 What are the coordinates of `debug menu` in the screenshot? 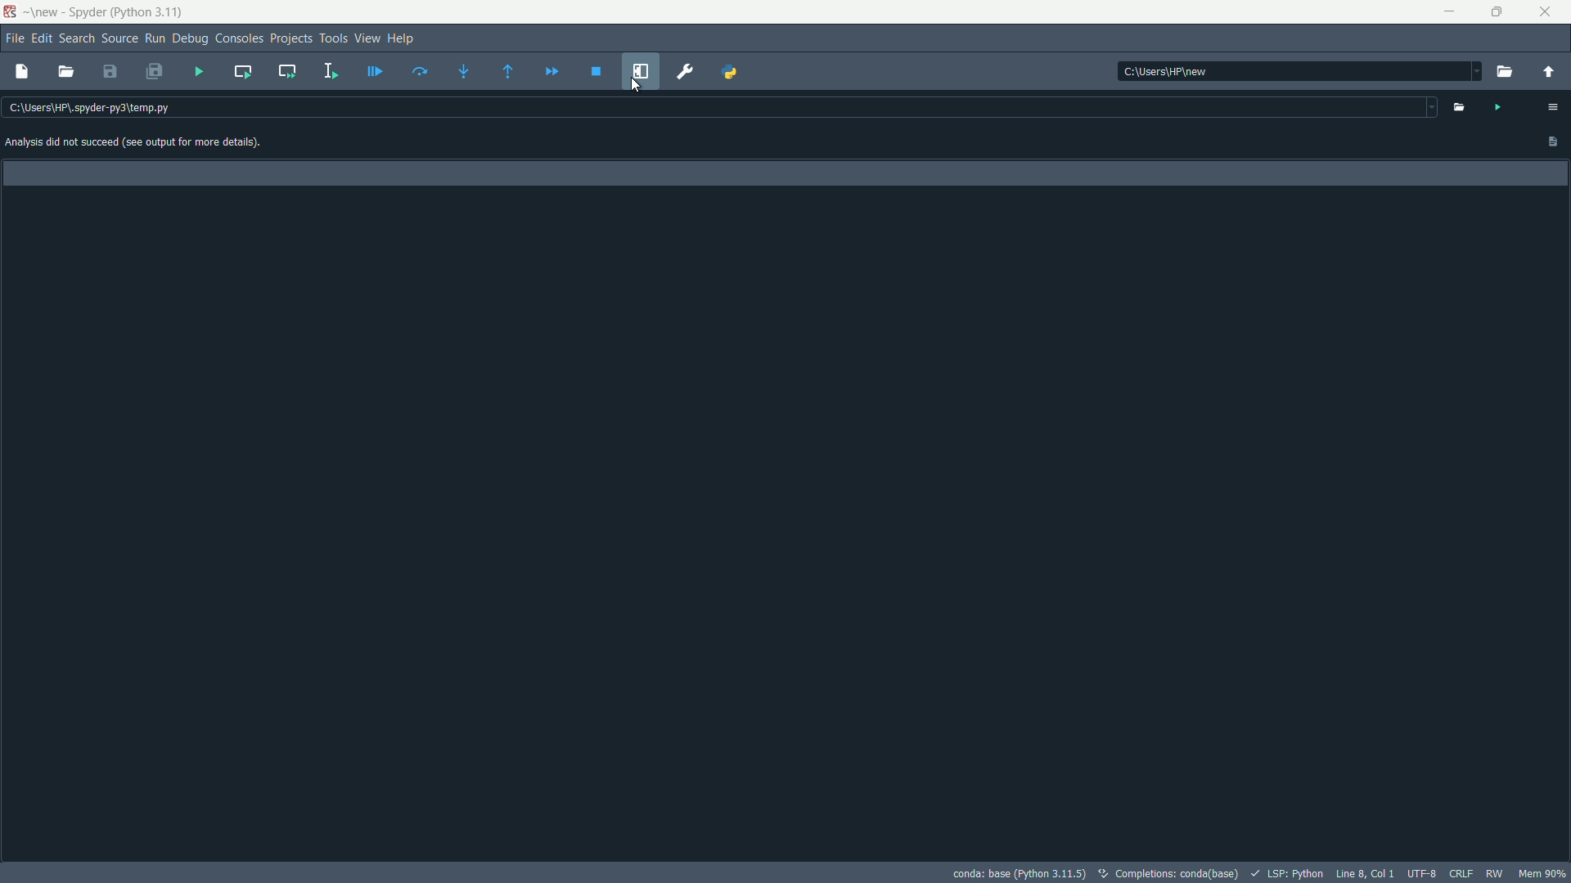 It's located at (189, 38).